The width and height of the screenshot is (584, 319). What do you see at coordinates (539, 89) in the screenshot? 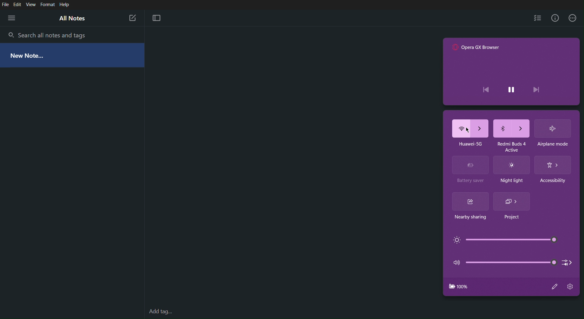
I see `next` at bounding box center [539, 89].